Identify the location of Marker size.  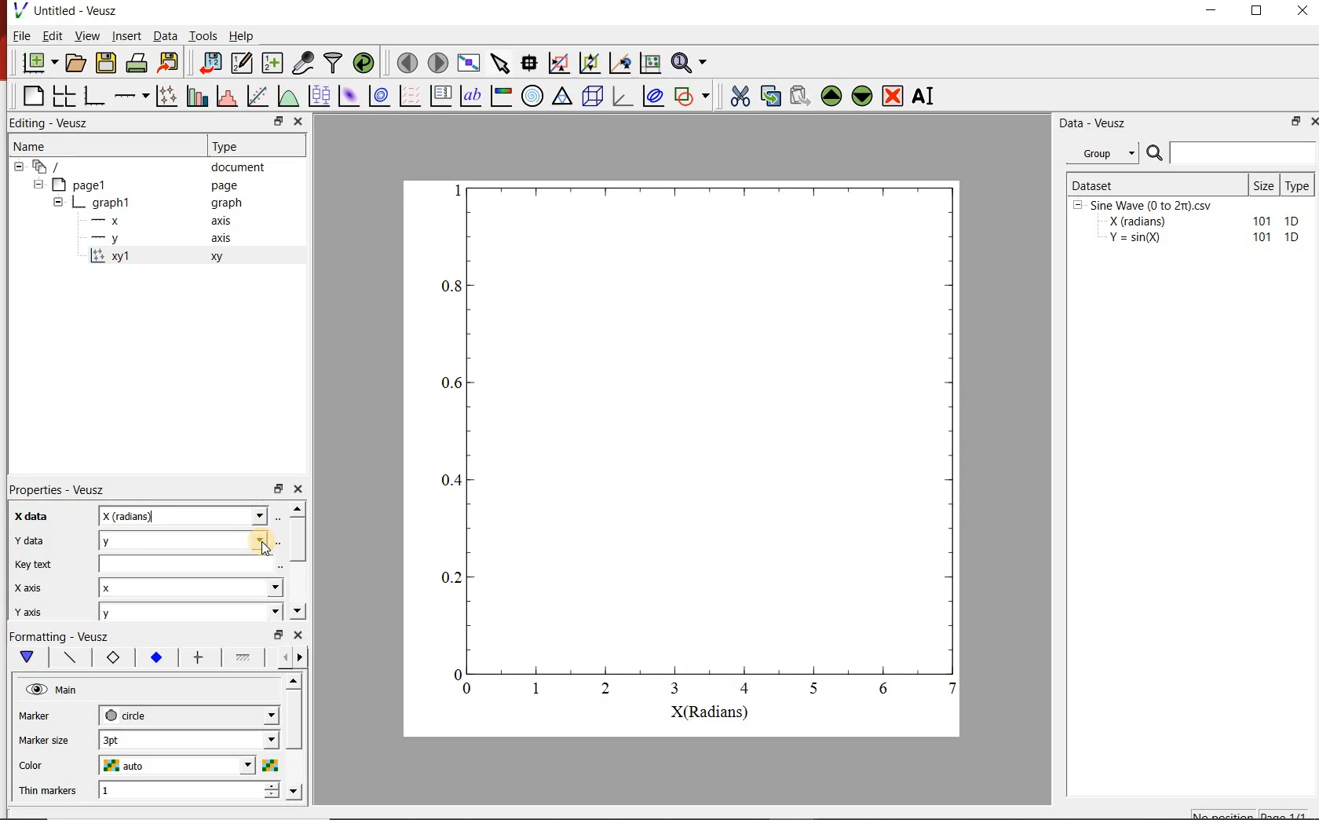
(44, 714).